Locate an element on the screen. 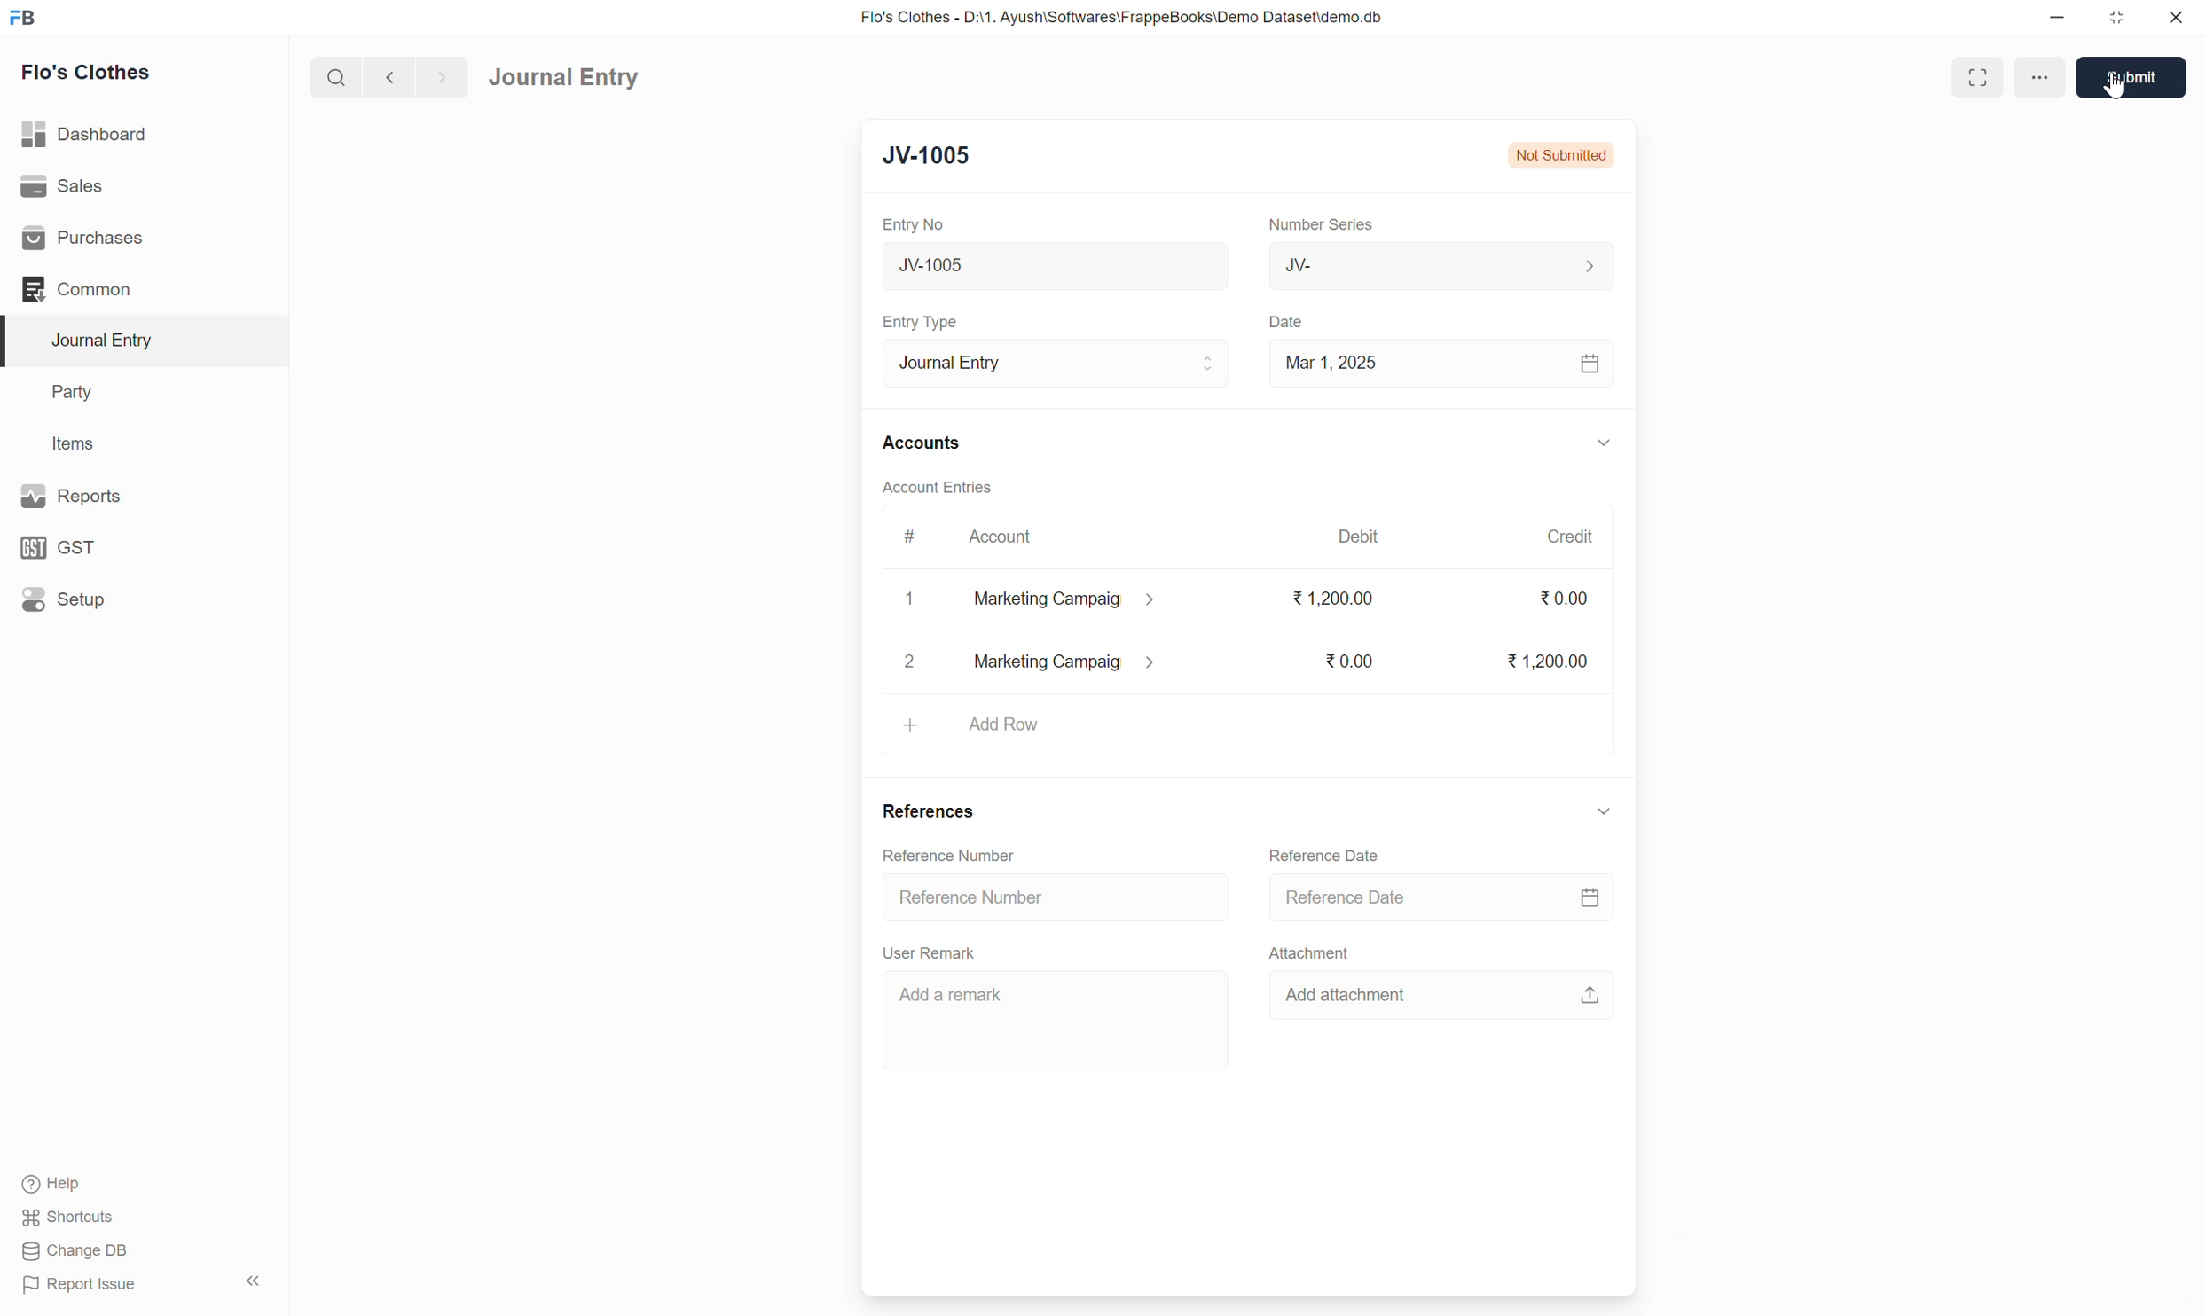 Image resolution: width=2206 pixels, height=1316 pixels. Reference Number is located at coordinates (952, 857).